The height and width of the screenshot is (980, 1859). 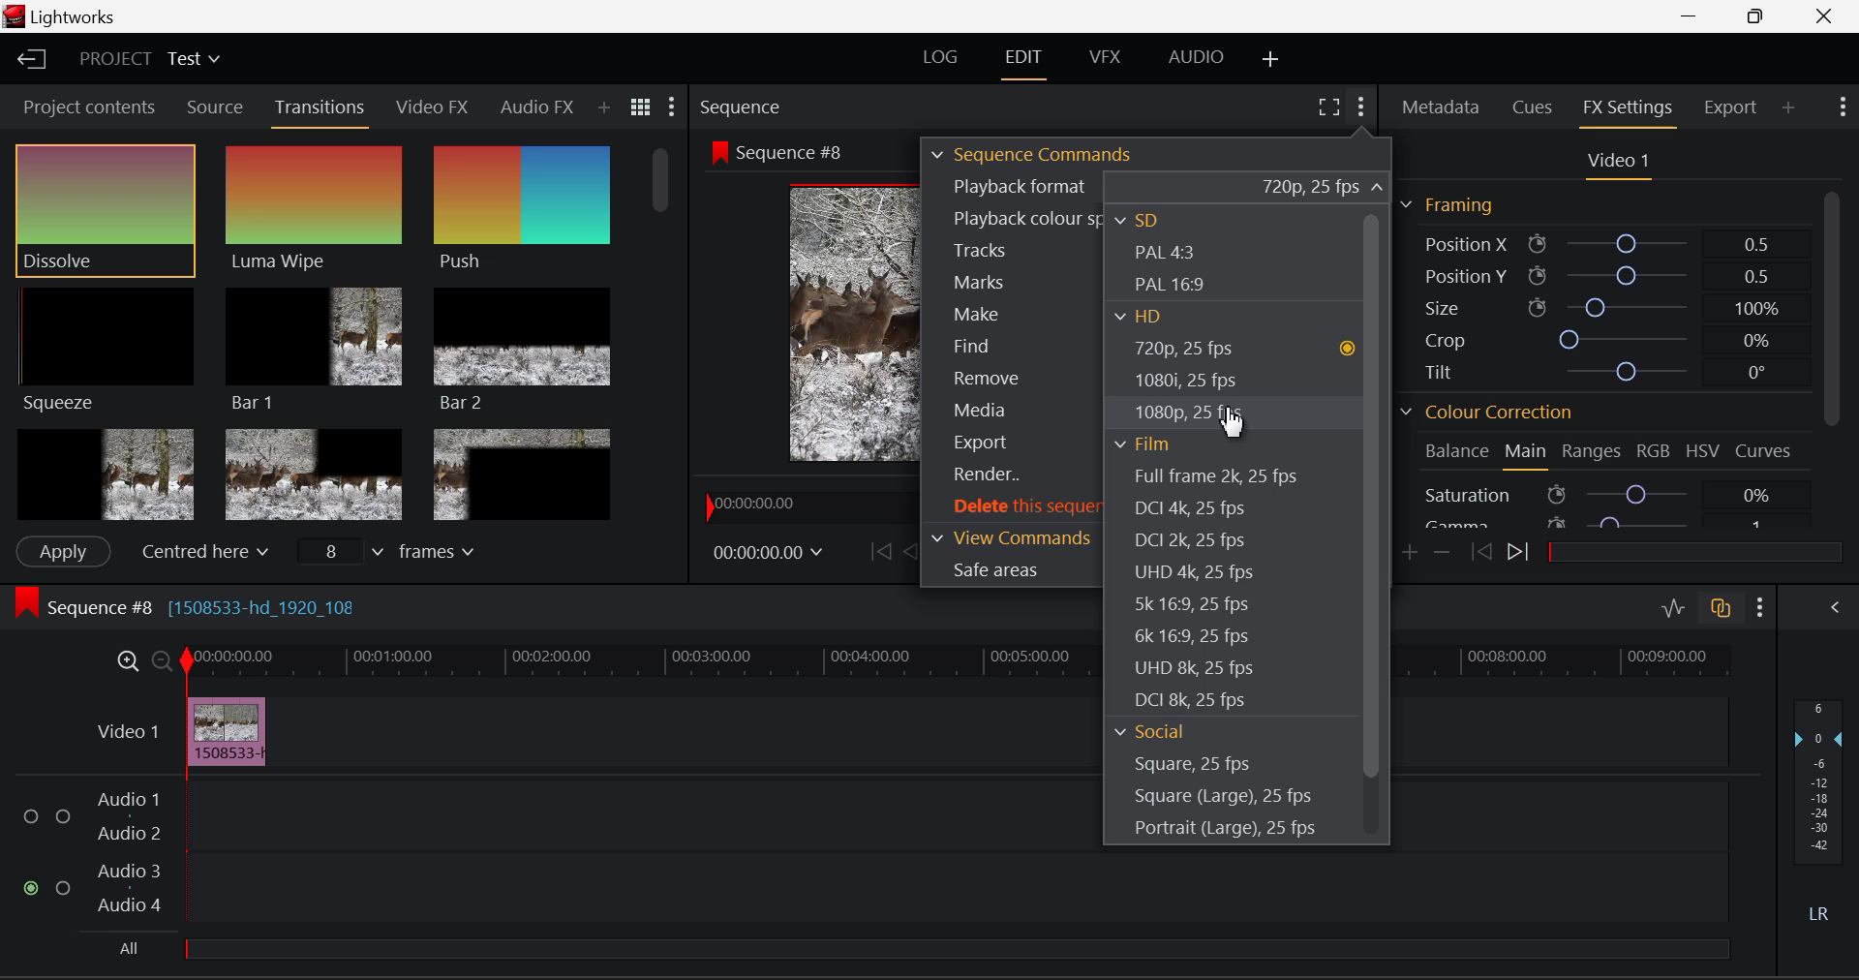 I want to click on Box 2, so click(x=314, y=474).